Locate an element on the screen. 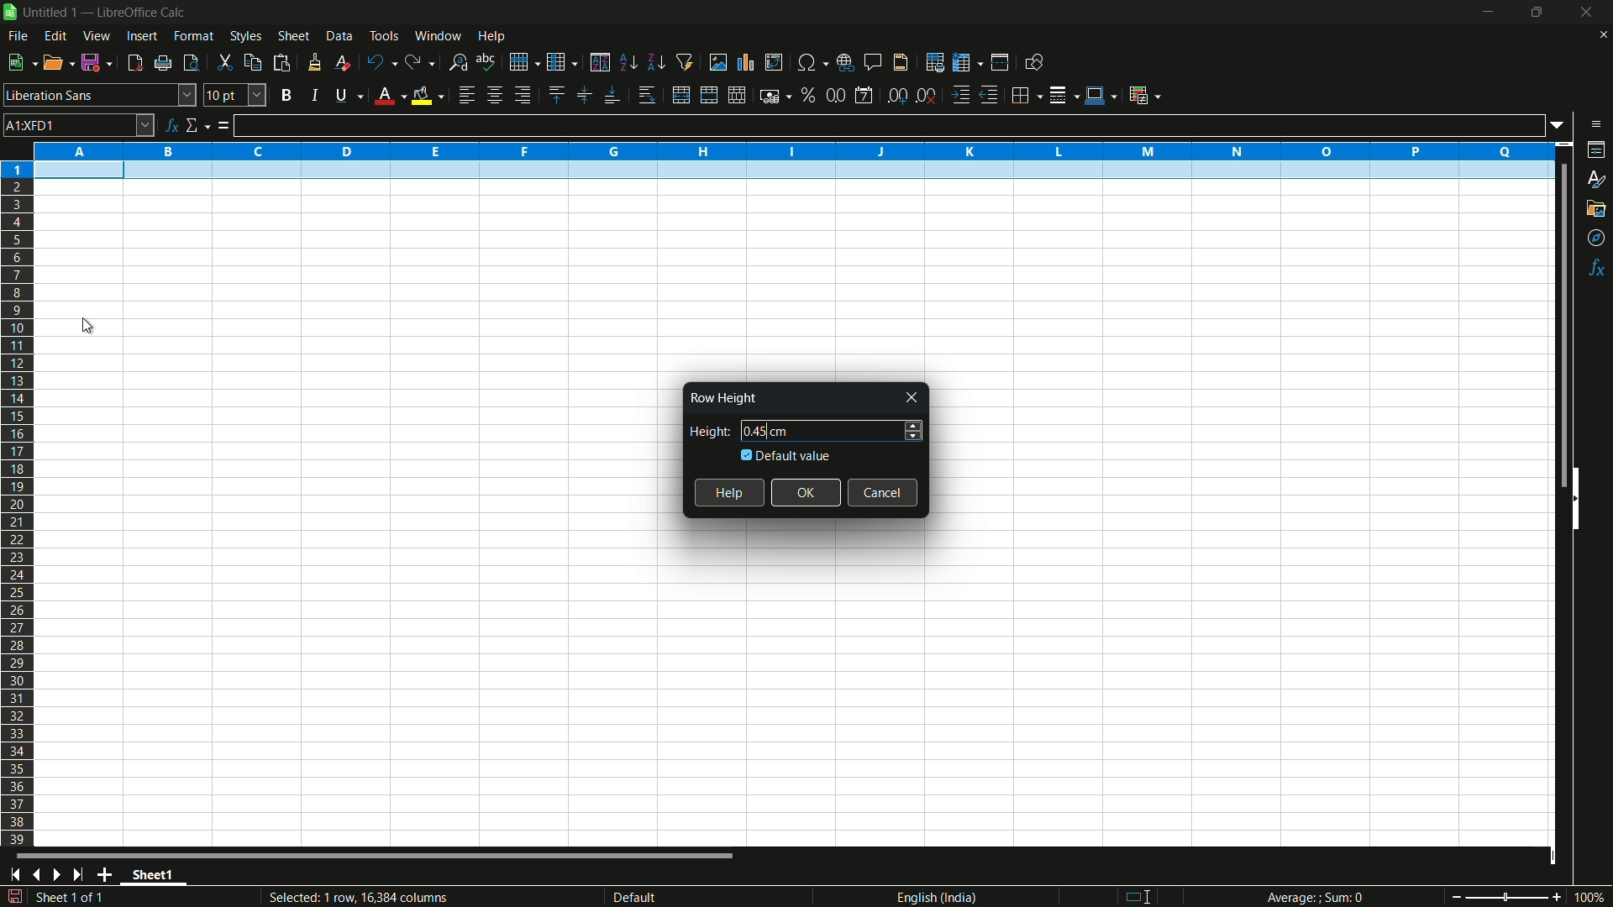  close current sheet is located at coordinates (1601, 39).